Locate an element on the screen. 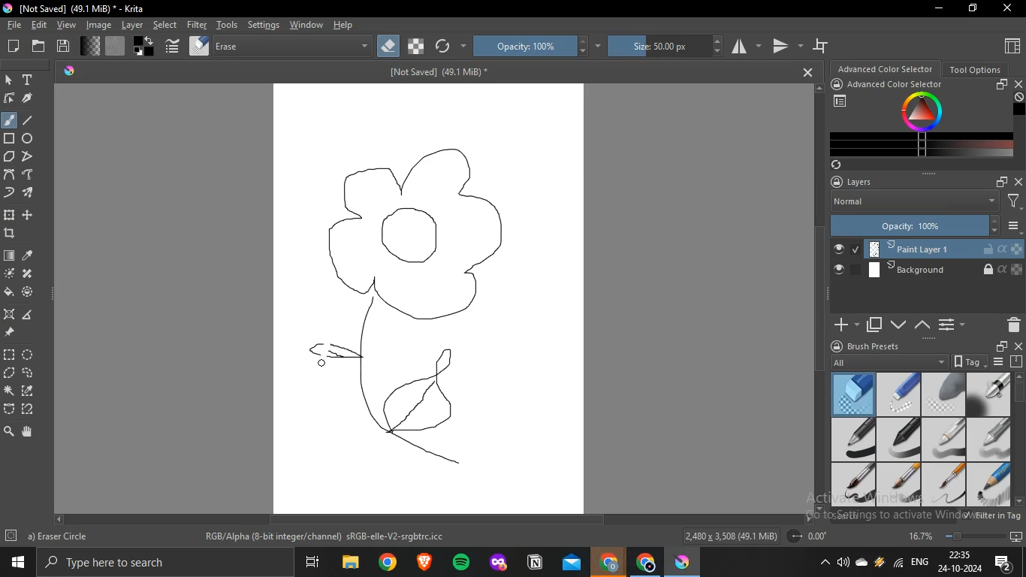 This screenshot has height=577, width=1026. Options is located at coordinates (999, 361).